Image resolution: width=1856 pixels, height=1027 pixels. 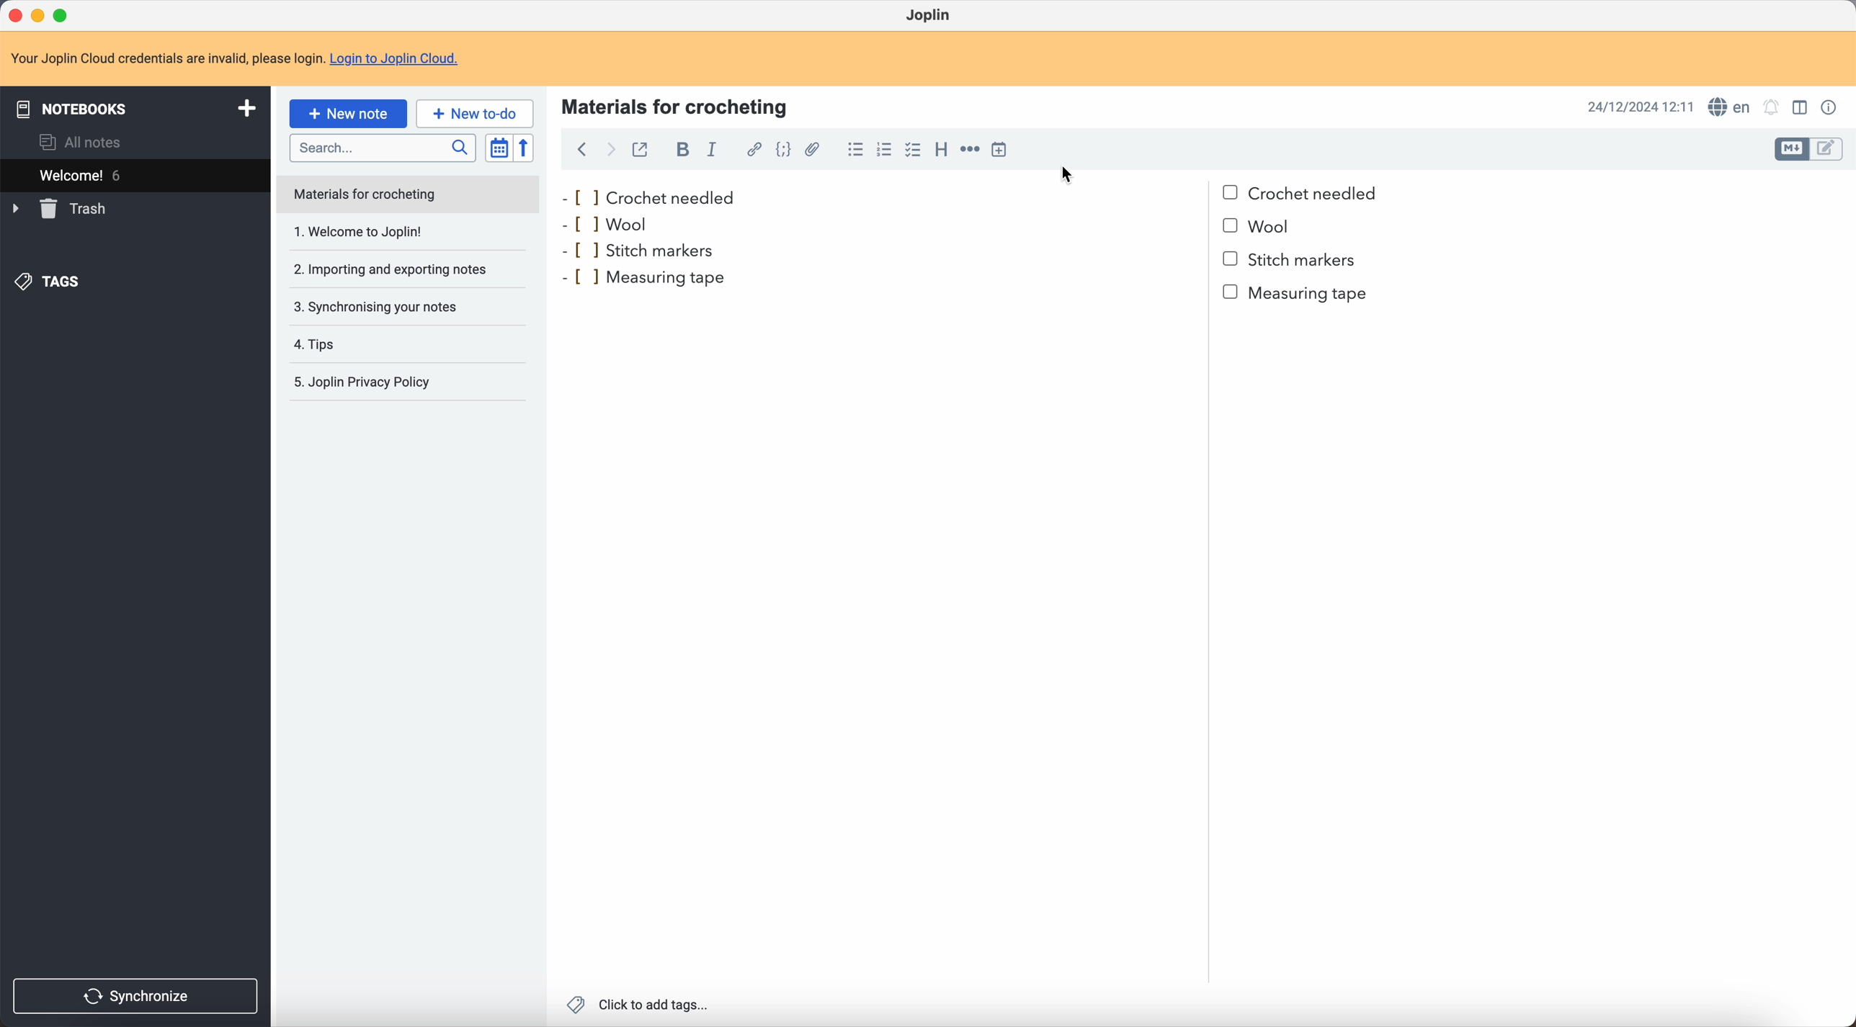 What do you see at coordinates (62, 209) in the screenshot?
I see `trash` at bounding box center [62, 209].